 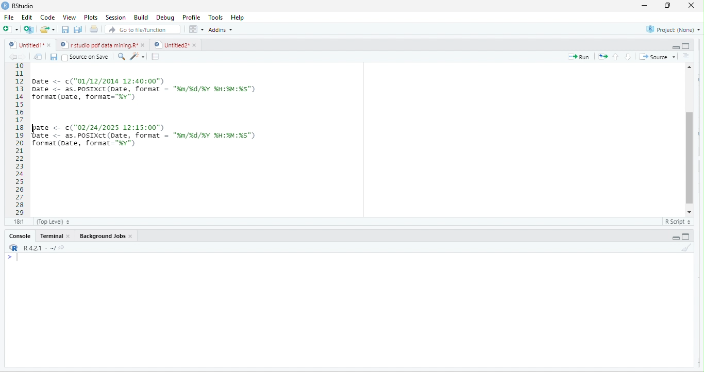 What do you see at coordinates (206, 88) in the screenshot?
I see `Date <- ("01/12/2014 12:40:00")

Date <- as.POSIXCT (Date, format = "%m/%d/XY XH:%M:%s")
format (pate, format="%v")

| 1` at bounding box center [206, 88].